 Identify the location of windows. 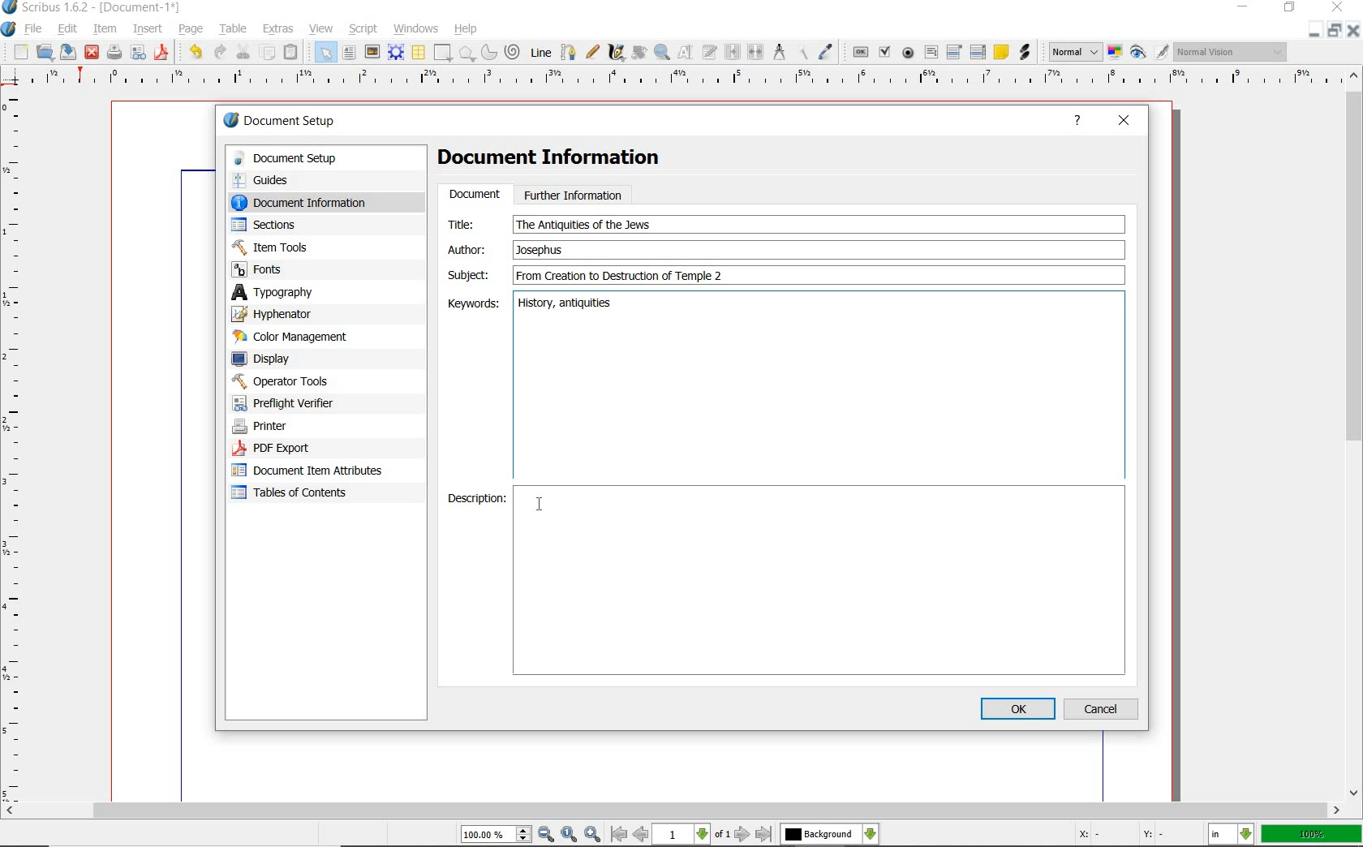
(417, 29).